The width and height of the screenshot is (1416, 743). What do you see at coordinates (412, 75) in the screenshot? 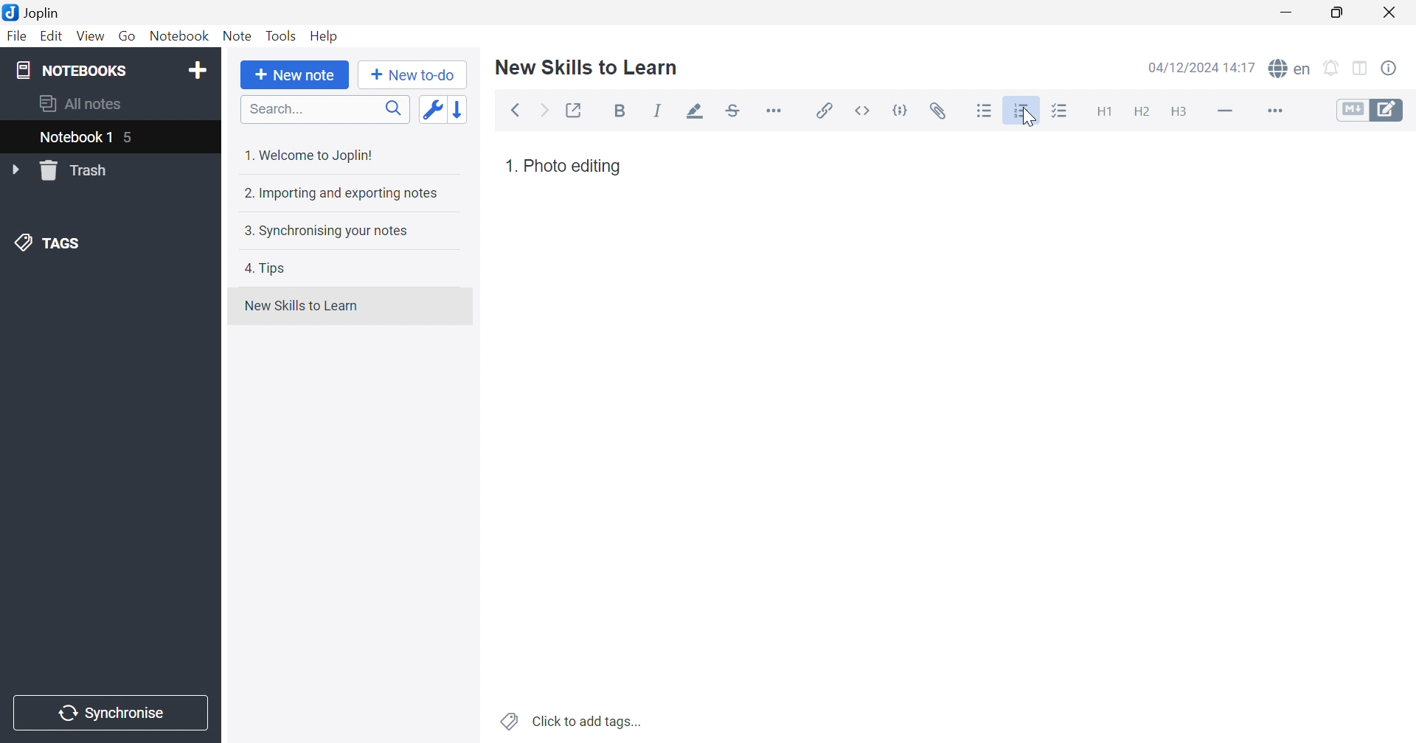
I see `New to-do` at bounding box center [412, 75].